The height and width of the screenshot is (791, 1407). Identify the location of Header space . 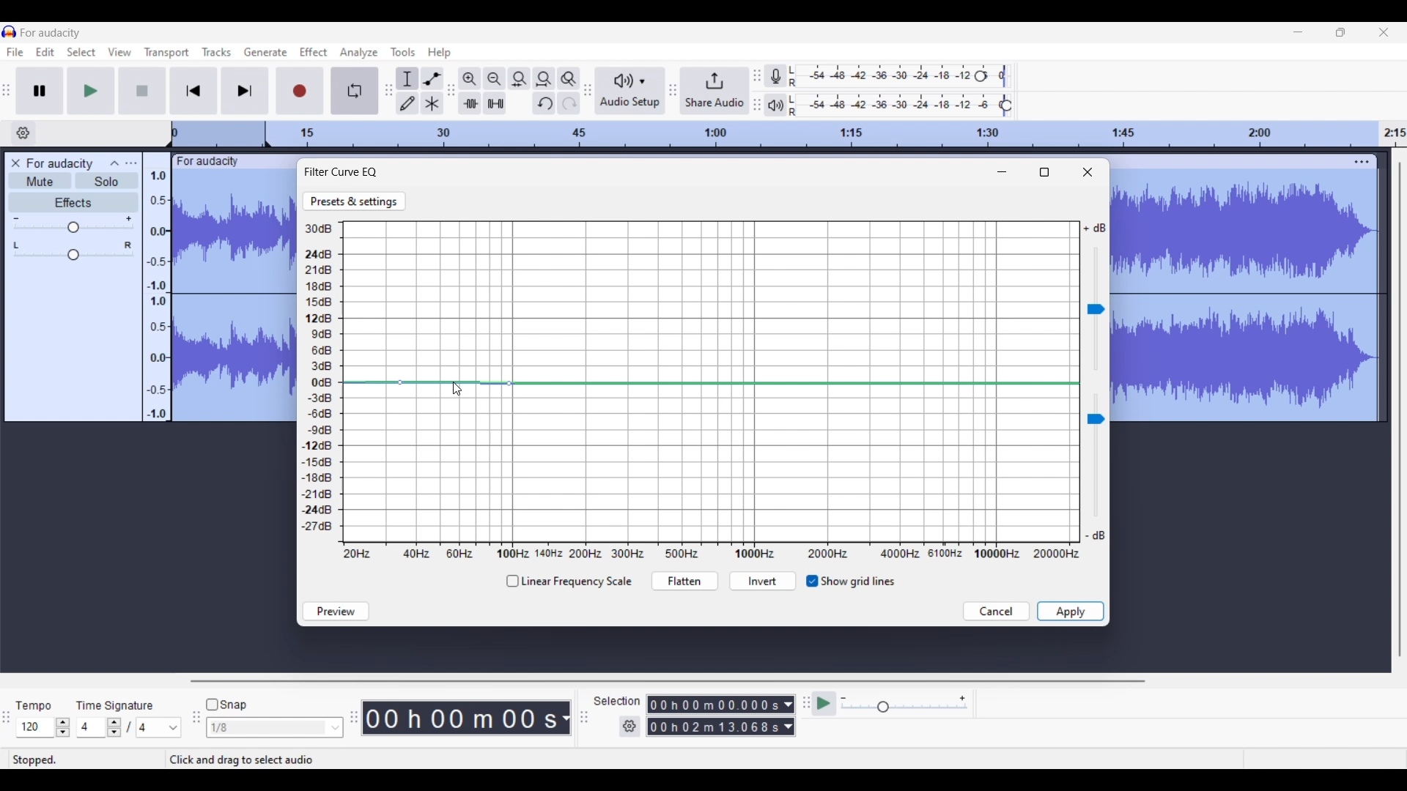
(218, 135).